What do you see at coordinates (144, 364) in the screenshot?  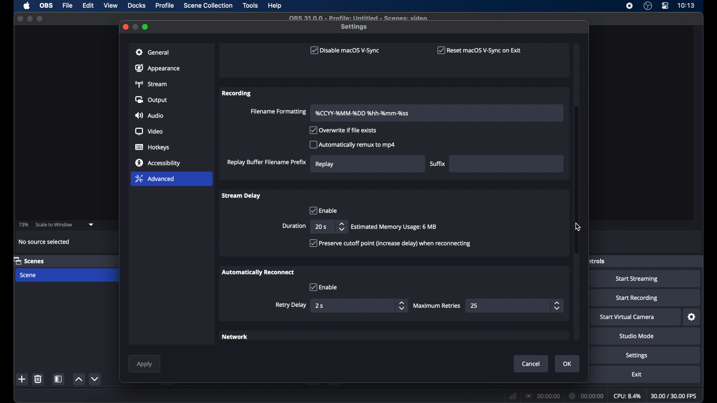 I see `apply ` at bounding box center [144, 364].